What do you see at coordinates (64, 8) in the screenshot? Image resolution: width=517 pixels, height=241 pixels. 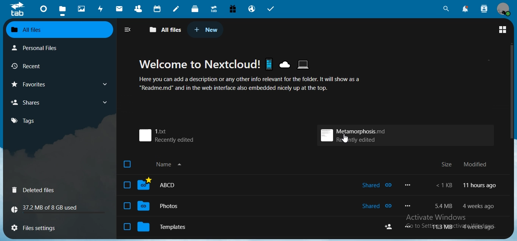 I see `files` at bounding box center [64, 8].